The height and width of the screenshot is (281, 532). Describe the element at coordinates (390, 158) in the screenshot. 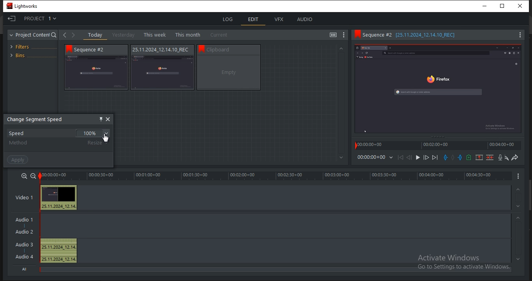

I see `Dropdown` at that location.